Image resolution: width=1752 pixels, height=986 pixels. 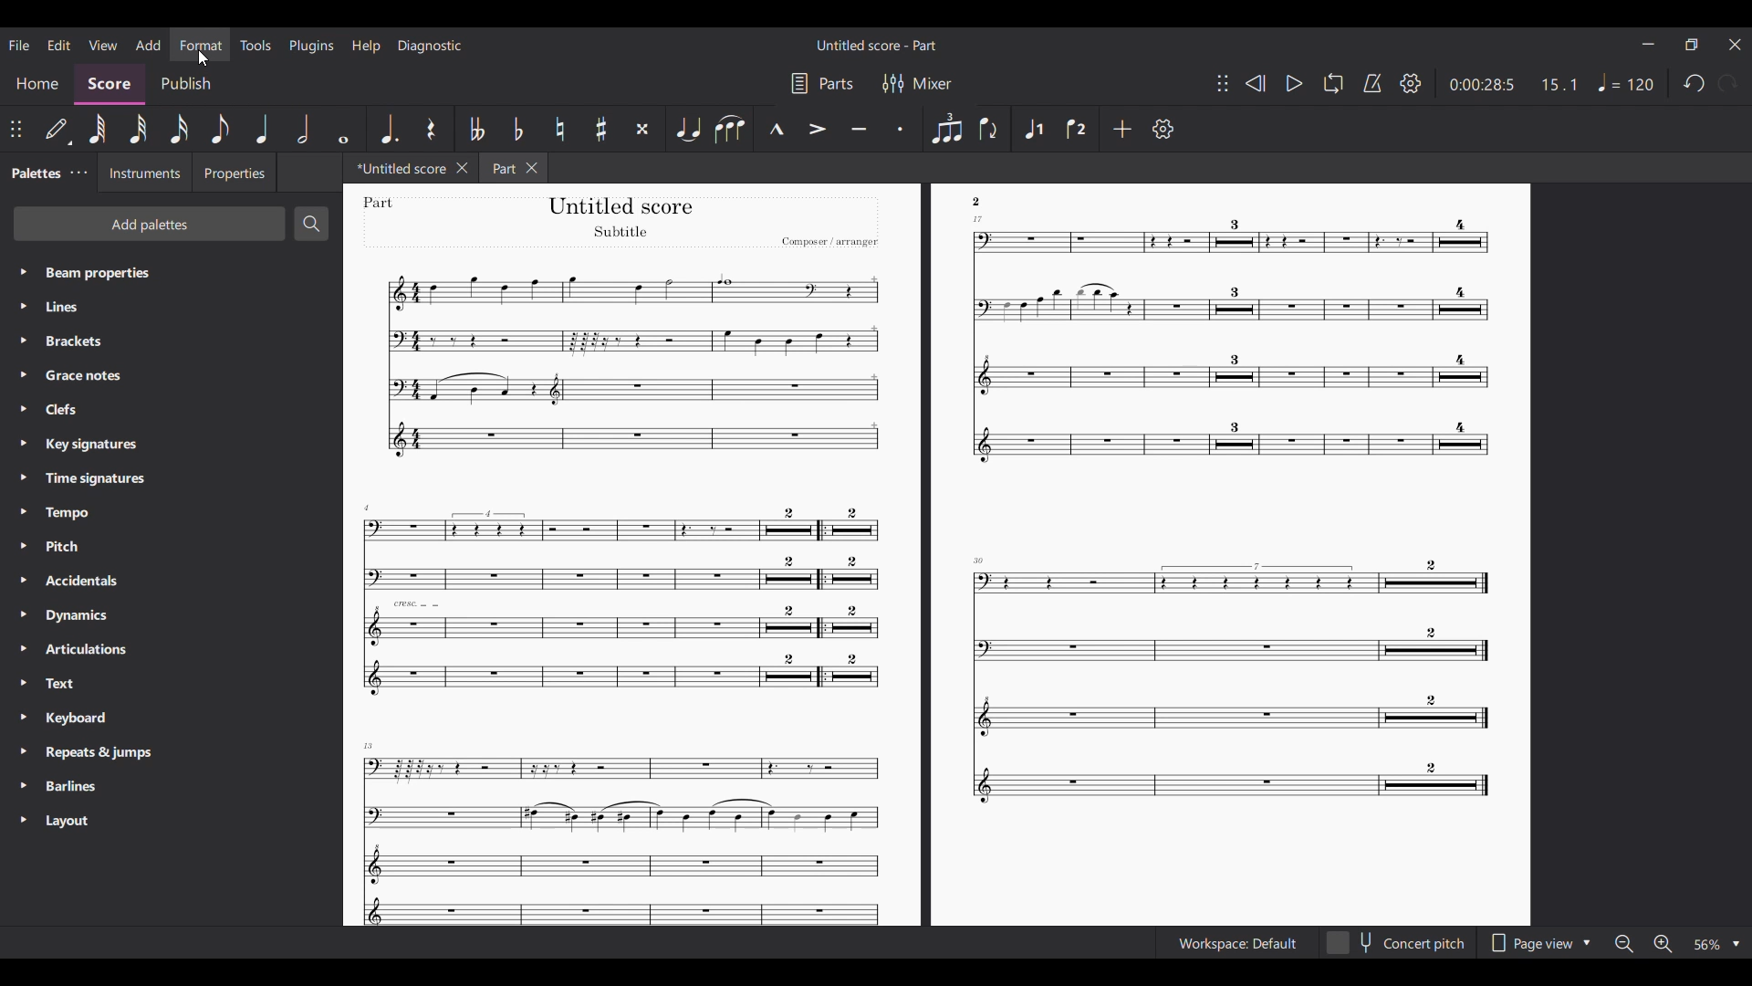 What do you see at coordinates (1232, 341) in the screenshot?
I see `` at bounding box center [1232, 341].